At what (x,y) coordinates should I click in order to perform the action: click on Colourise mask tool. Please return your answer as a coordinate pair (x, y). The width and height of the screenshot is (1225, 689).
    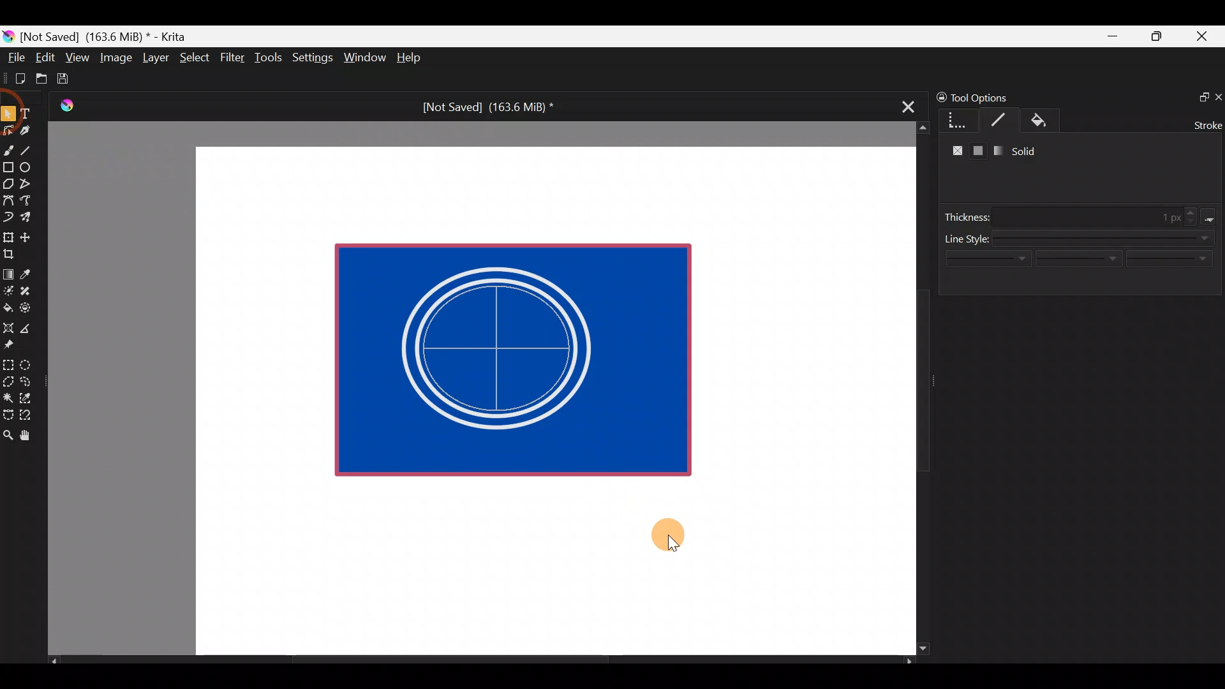
    Looking at the image, I should click on (8, 289).